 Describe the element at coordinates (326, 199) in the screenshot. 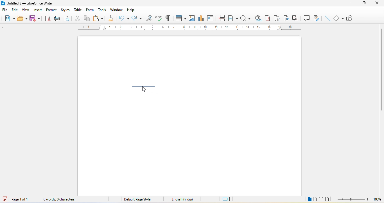

I see `book view` at that location.